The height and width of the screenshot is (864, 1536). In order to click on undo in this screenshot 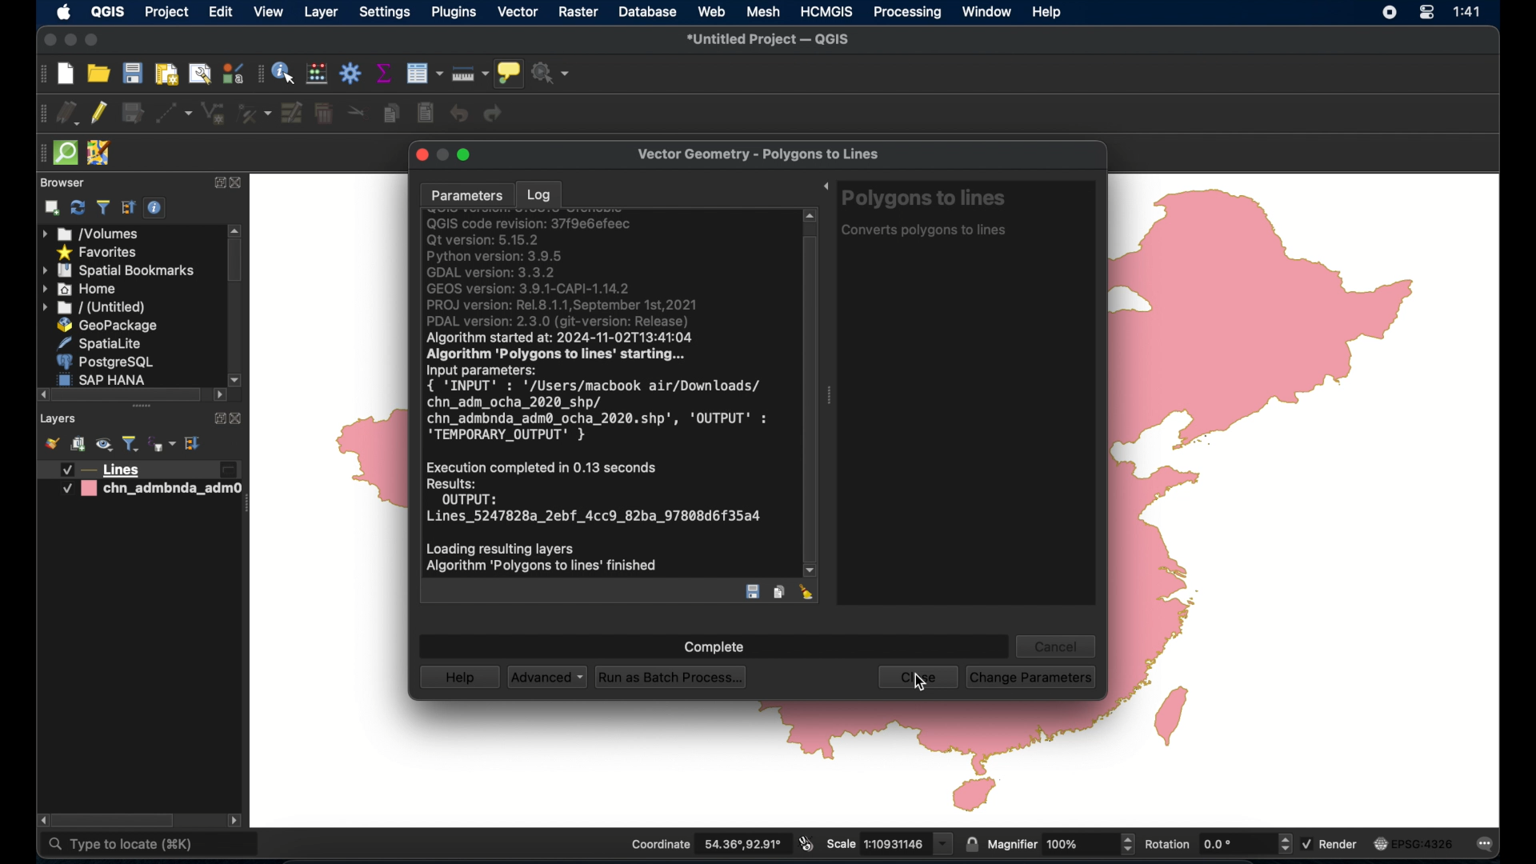, I will do `click(458, 114)`.